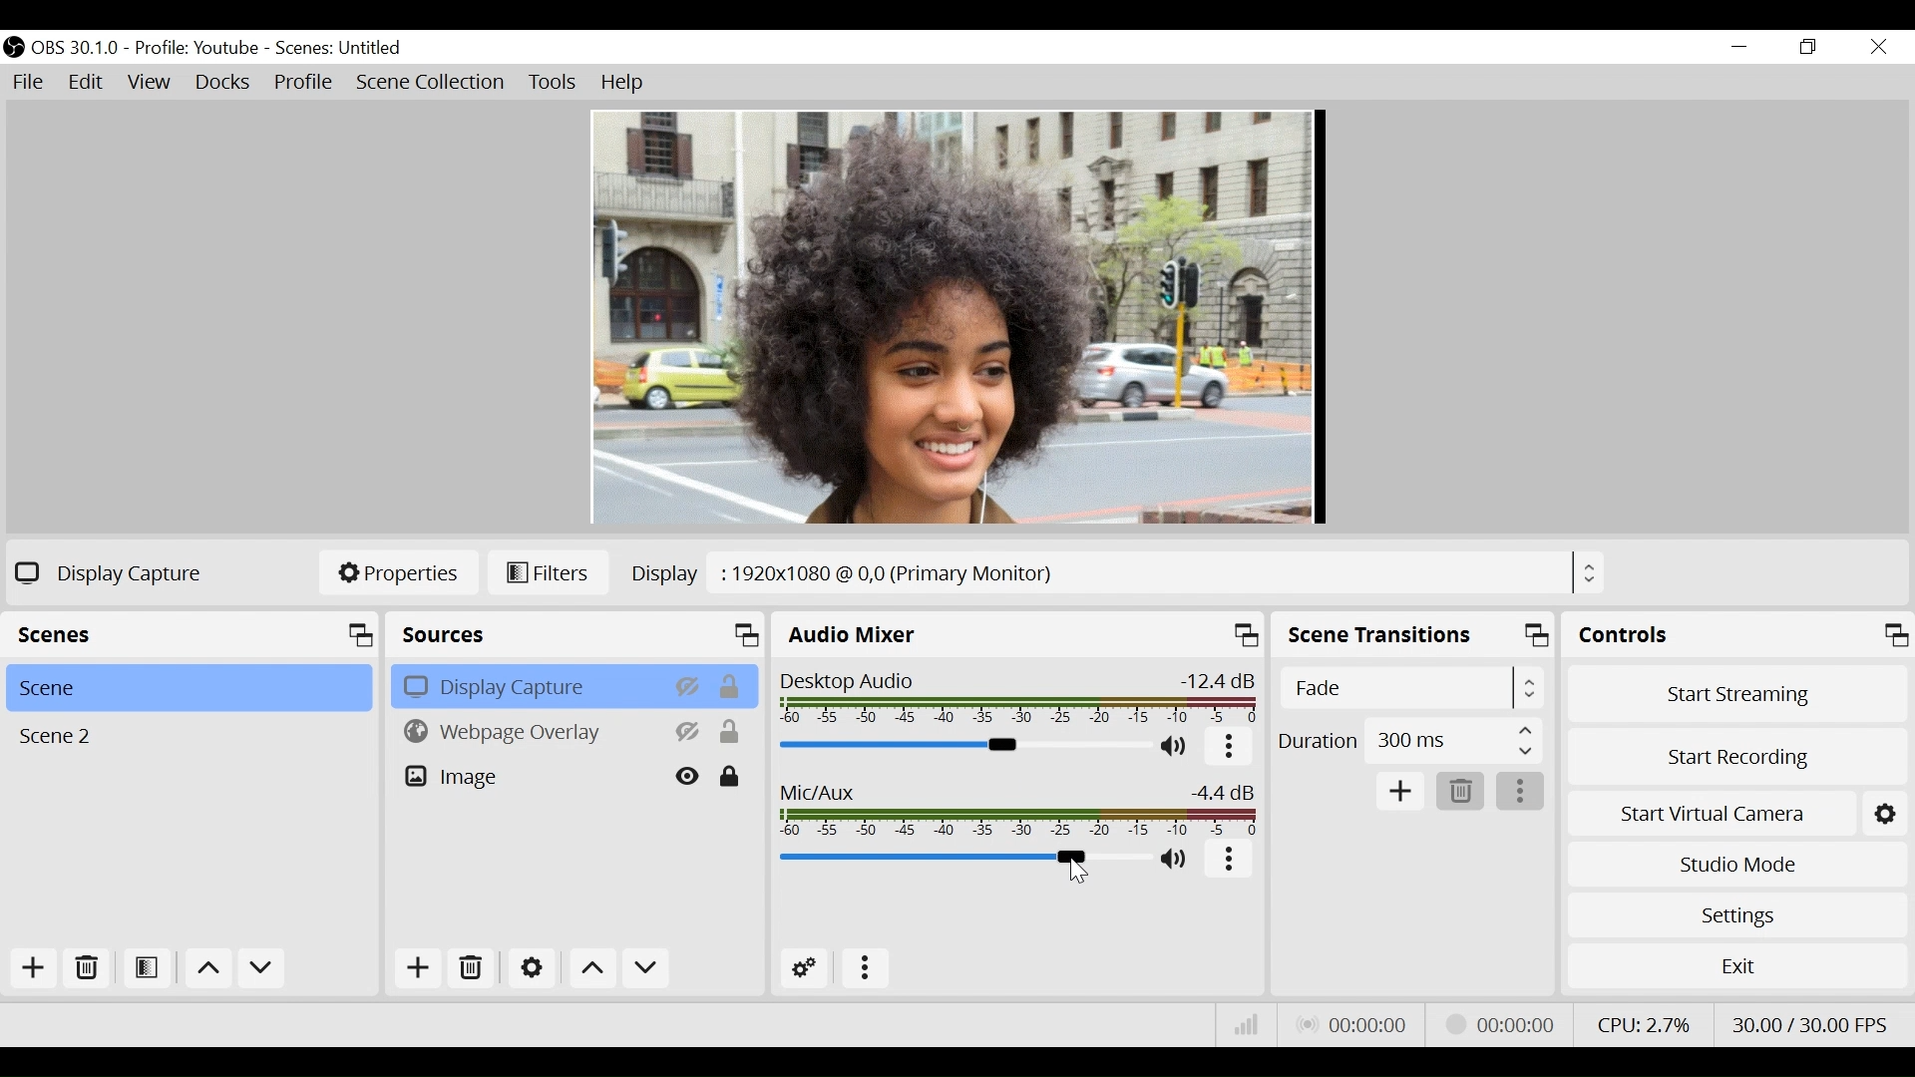  Describe the element at coordinates (302, 83) in the screenshot. I see `Profile` at that location.